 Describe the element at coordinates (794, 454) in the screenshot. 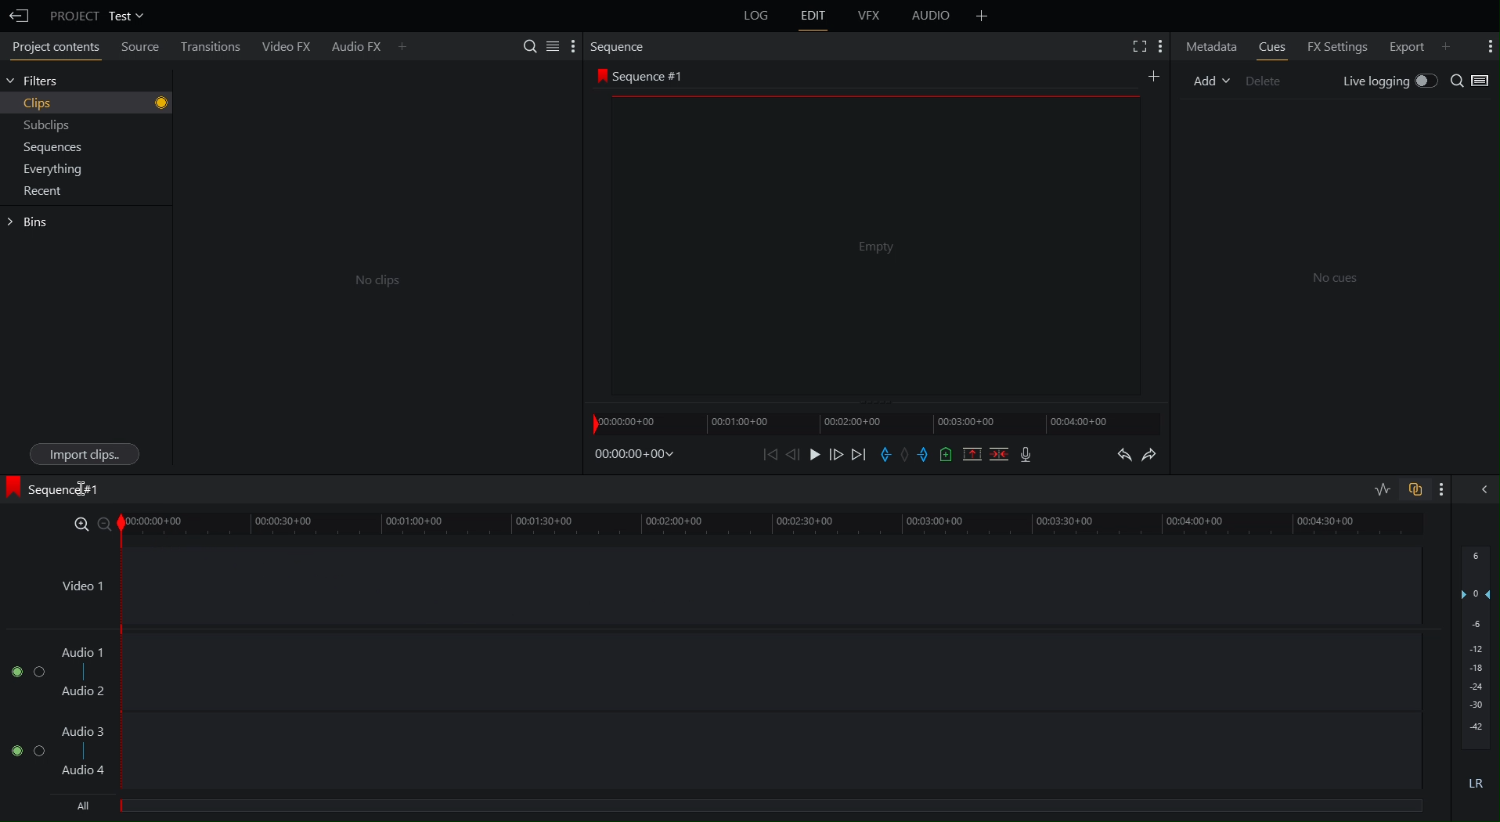

I see `Move Back` at that location.